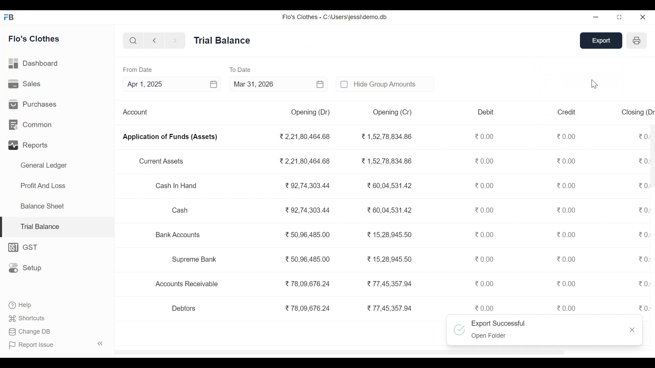 The image size is (655, 368). I want to click on Export Successful Open Folder, so click(538, 328).